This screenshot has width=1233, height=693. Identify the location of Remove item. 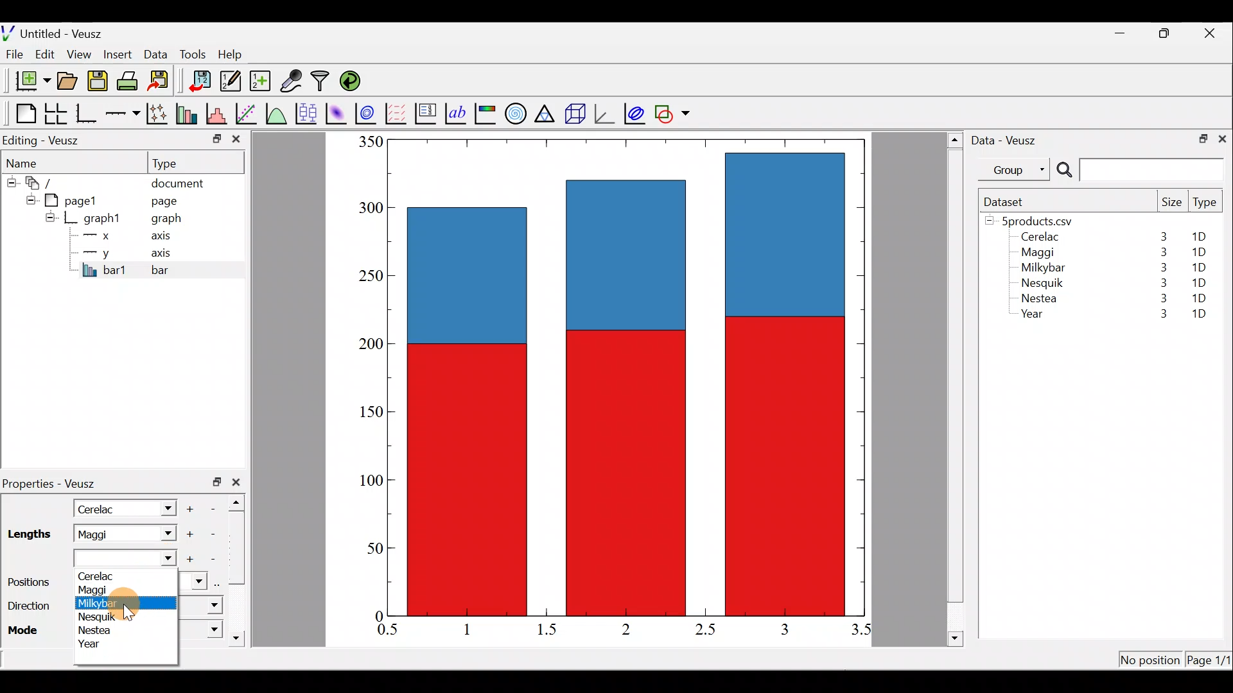
(213, 558).